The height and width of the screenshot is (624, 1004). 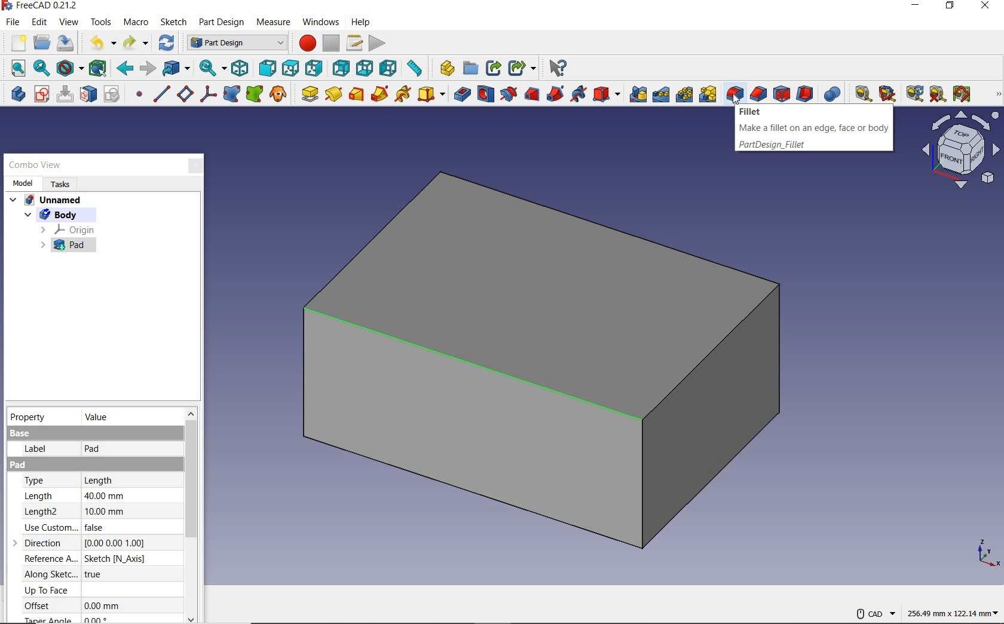 What do you see at coordinates (93, 451) in the screenshot?
I see `pad` at bounding box center [93, 451].